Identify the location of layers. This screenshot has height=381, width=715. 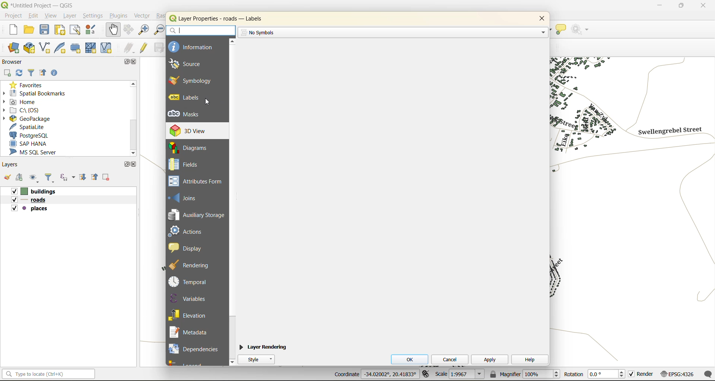
(13, 166).